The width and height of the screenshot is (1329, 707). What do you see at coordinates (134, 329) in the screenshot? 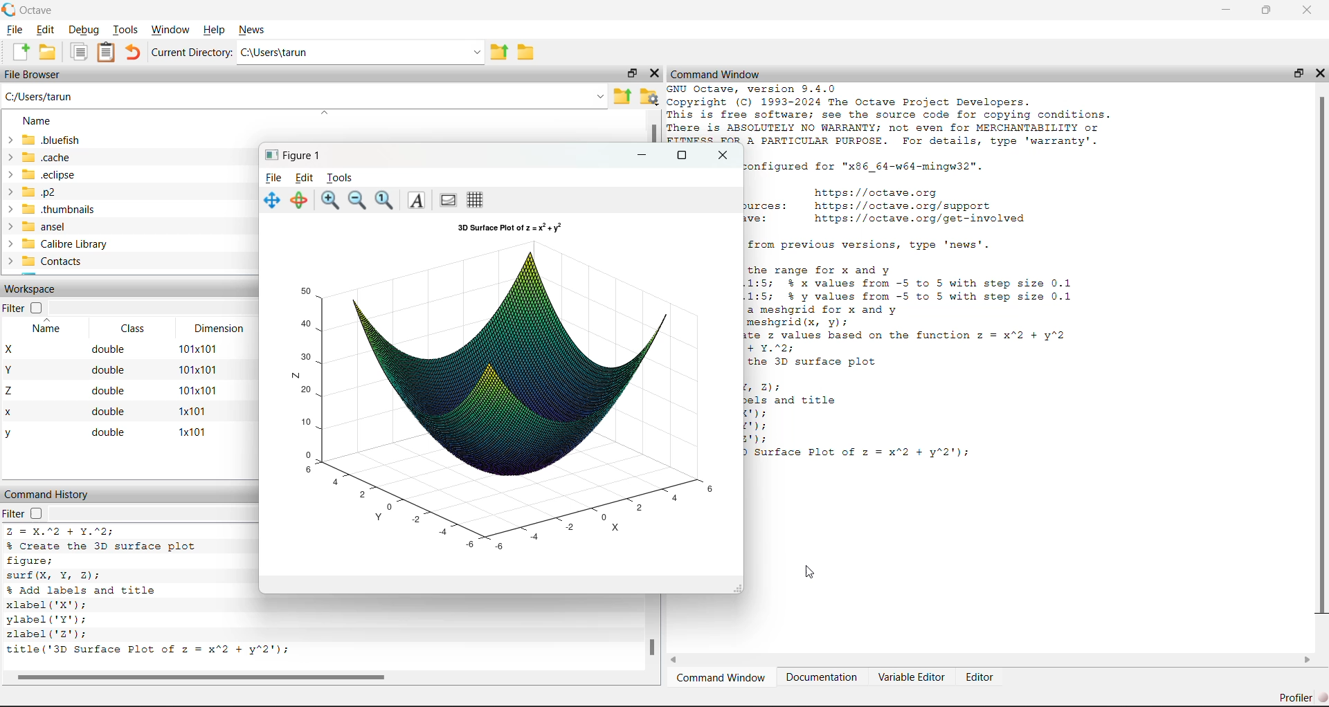
I see `Class` at bounding box center [134, 329].